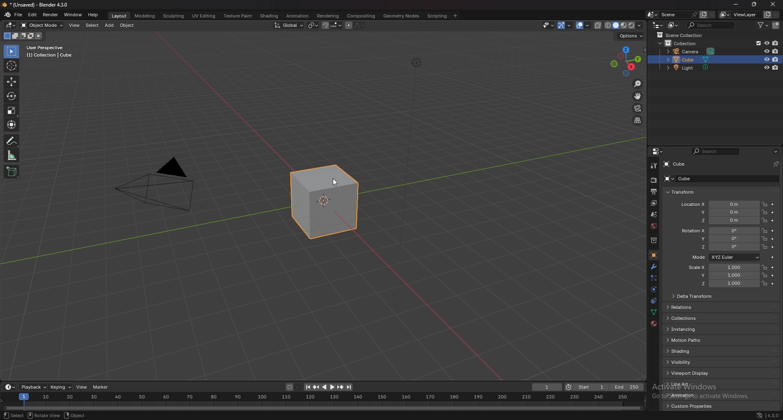 This screenshot has width=783, height=420. What do you see at coordinates (777, 59) in the screenshot?
I see `disable in render` at bounding box center [777, 59].